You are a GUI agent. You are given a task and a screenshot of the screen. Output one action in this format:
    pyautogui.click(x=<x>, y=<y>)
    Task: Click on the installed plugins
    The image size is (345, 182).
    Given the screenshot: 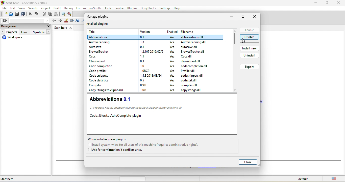 What is the action you would take?
    pyautogui.click(x=105, y=24)
    